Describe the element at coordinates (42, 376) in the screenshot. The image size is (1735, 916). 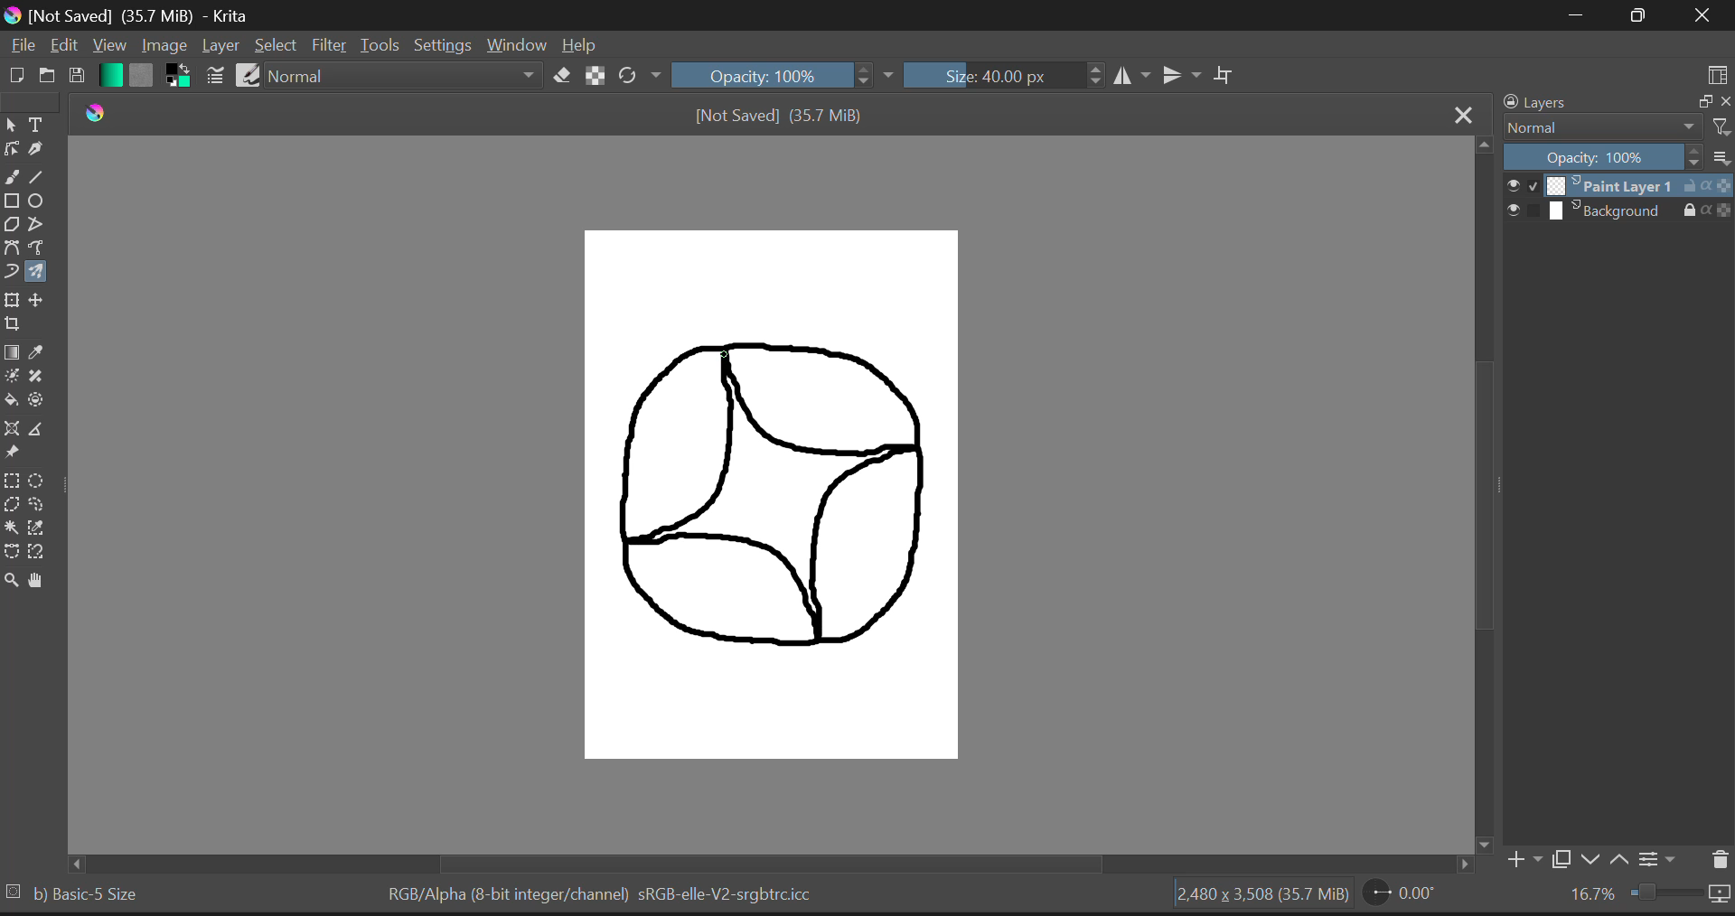
I see `Smart Patch Tool` at that location.